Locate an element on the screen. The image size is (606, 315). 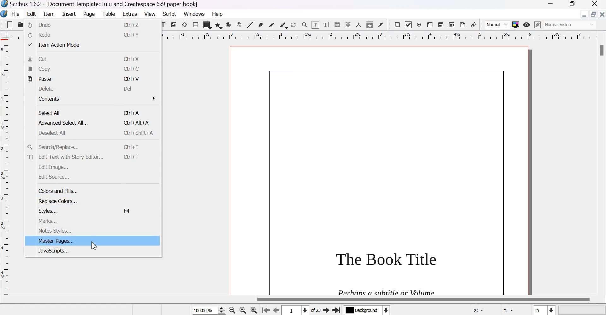
contents is located at coordinates (97, 99).